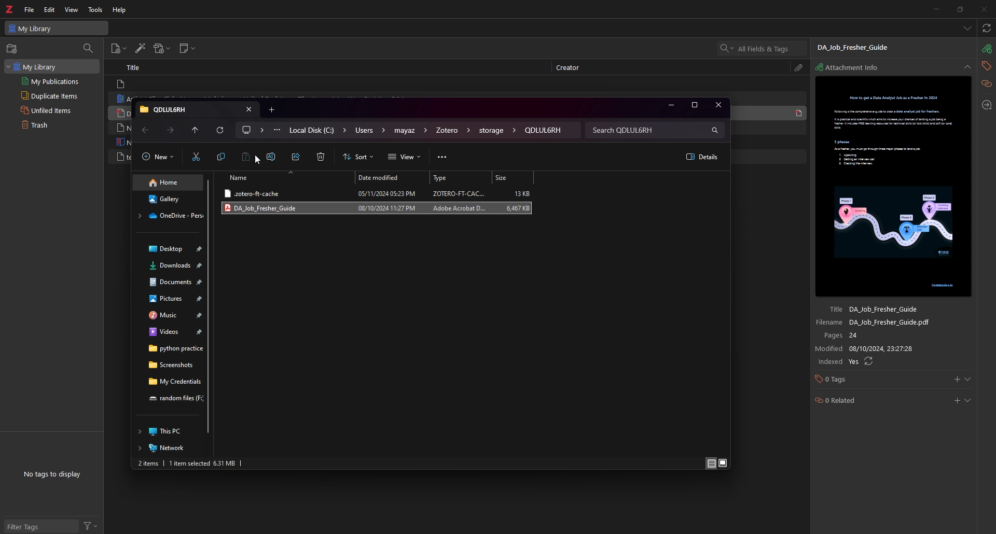 The width and height of the screenshot is (996, 534). What do you see at coordinates (762, 48) in the screenshot?
I see `all field and tags` at bounding box center [762, 48].